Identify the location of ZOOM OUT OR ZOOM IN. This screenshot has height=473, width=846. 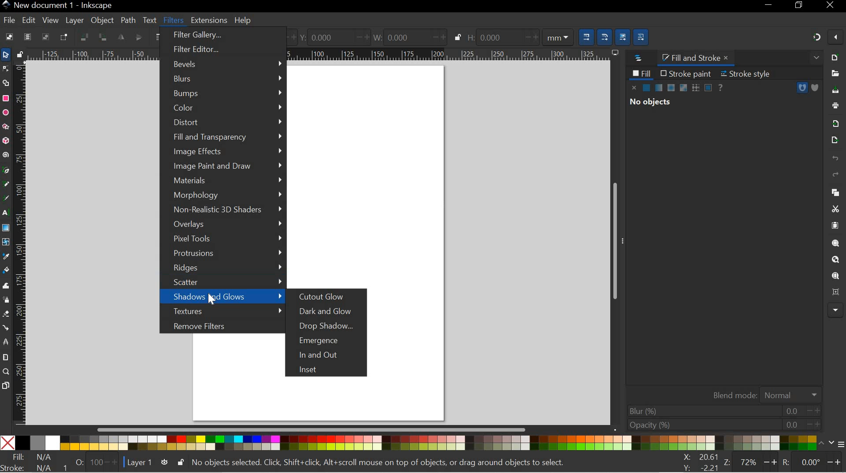
(751, 462).